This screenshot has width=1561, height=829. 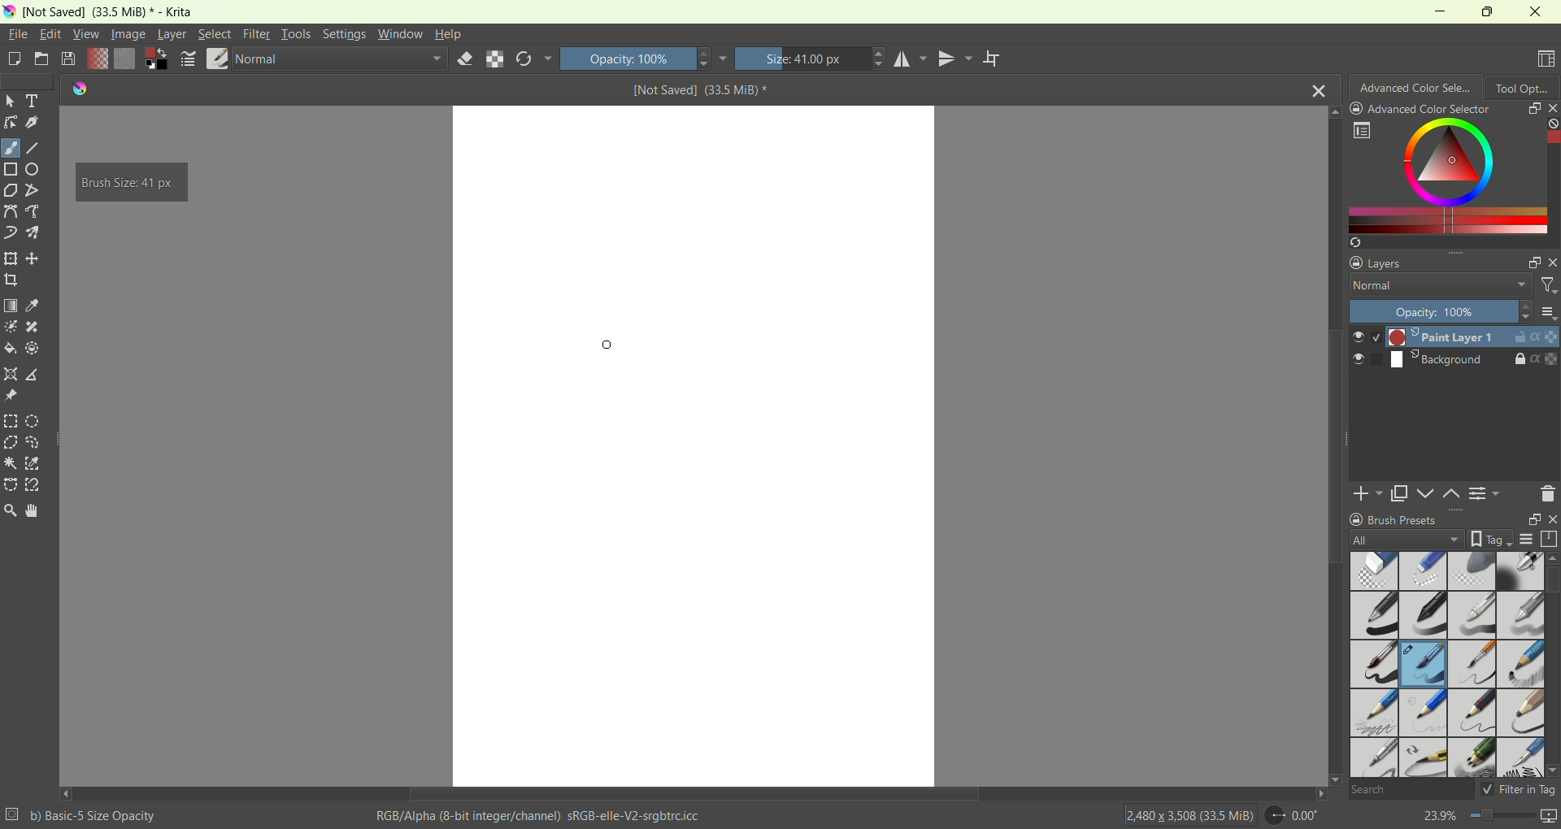 I want to click on image, so click(x=130, y=34).